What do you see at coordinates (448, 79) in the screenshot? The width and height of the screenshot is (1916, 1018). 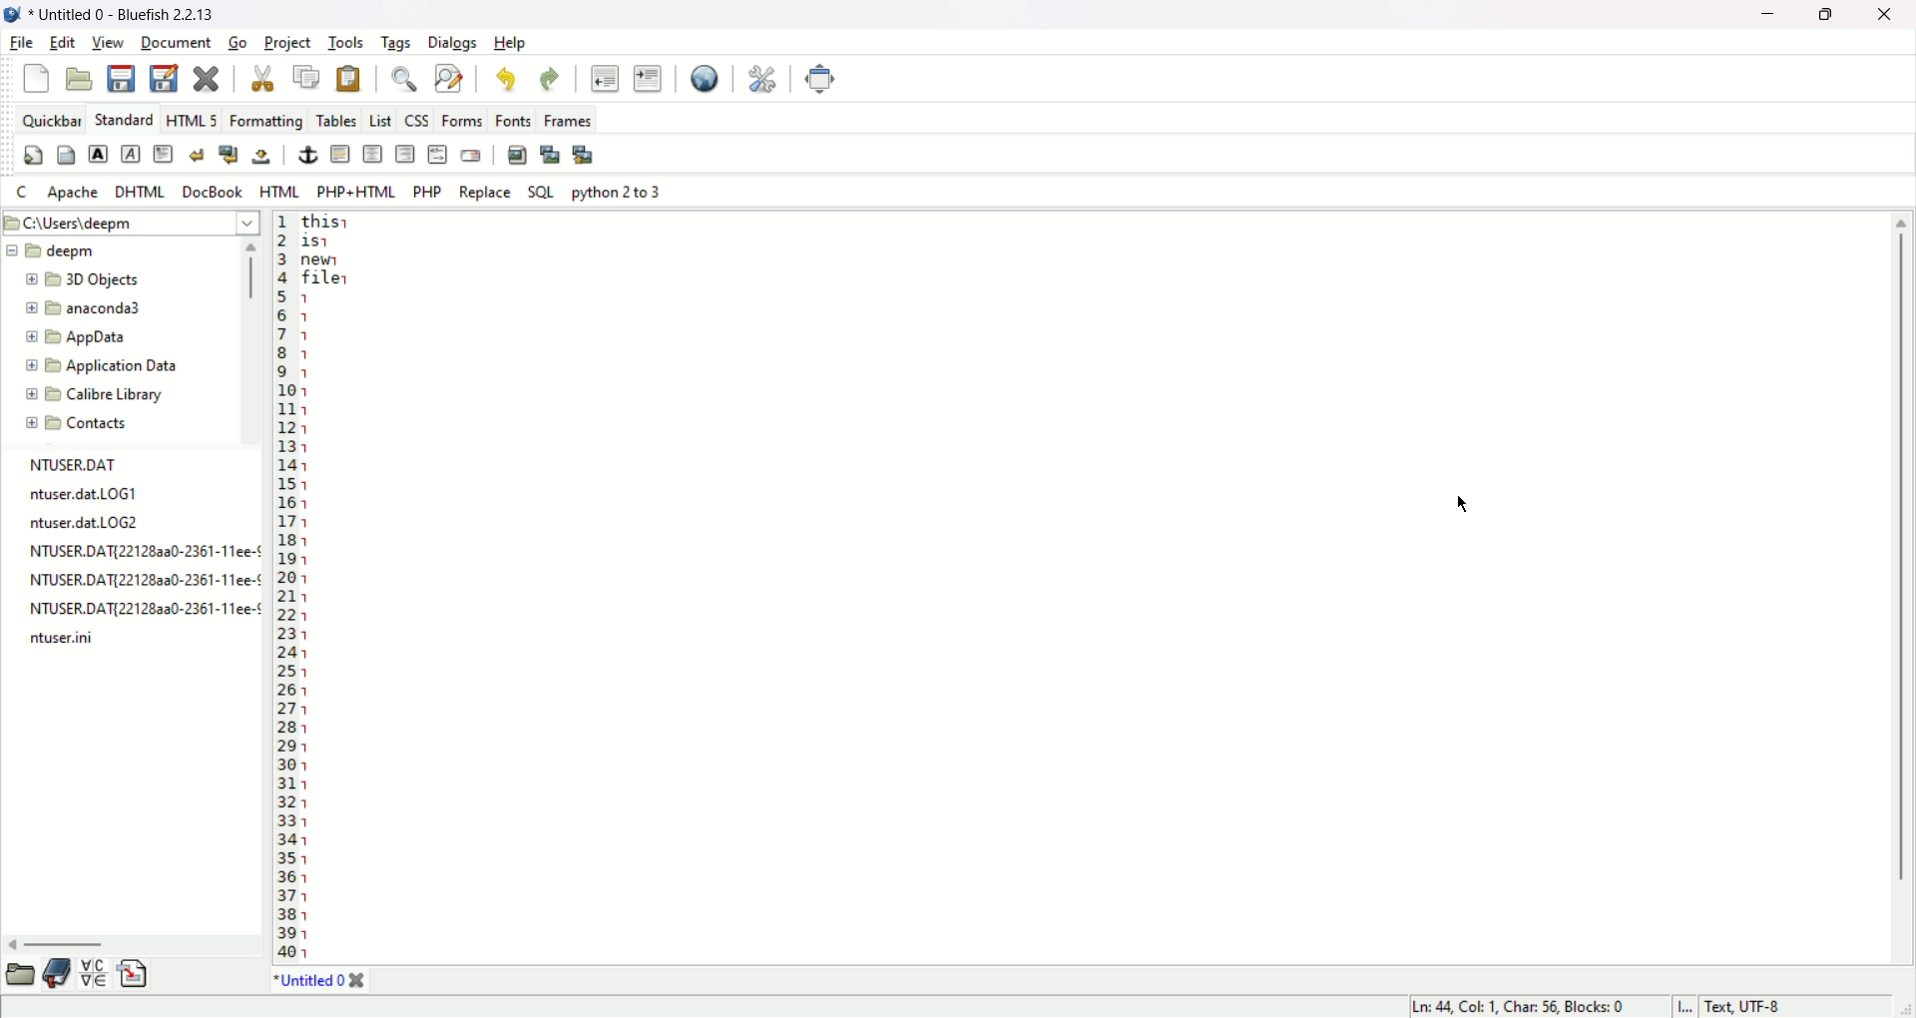 I see `find and replace` at bounding box center [448, 79].